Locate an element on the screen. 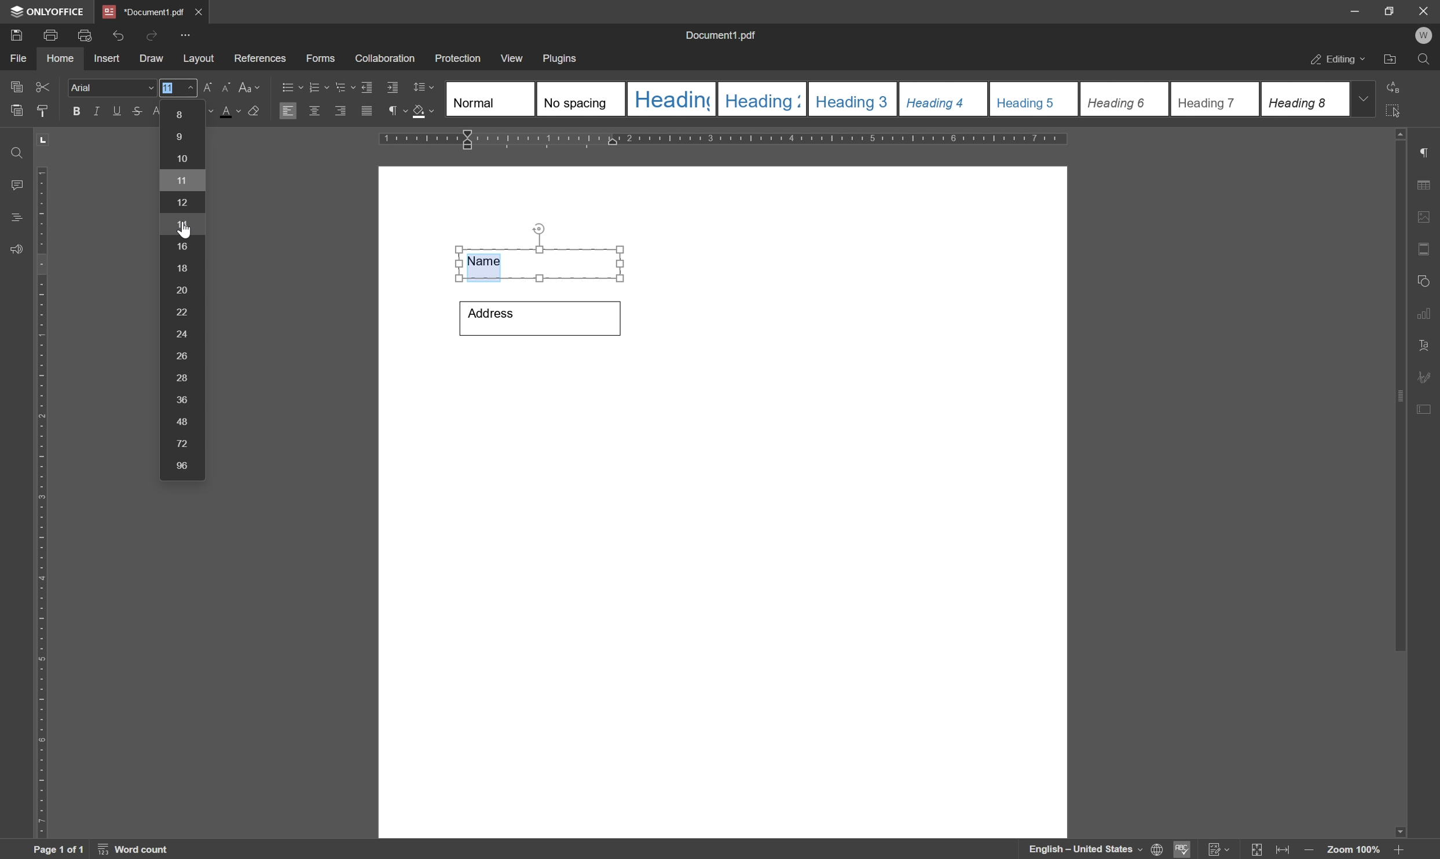 The image size is (1440, 859). customize quick access toolbar is located at coordinates (188, 35).